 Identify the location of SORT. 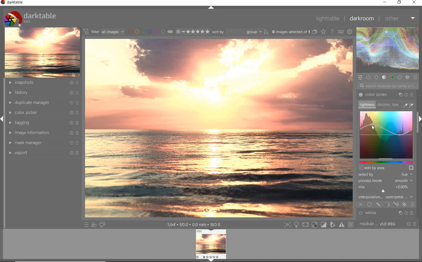
(240, 32).